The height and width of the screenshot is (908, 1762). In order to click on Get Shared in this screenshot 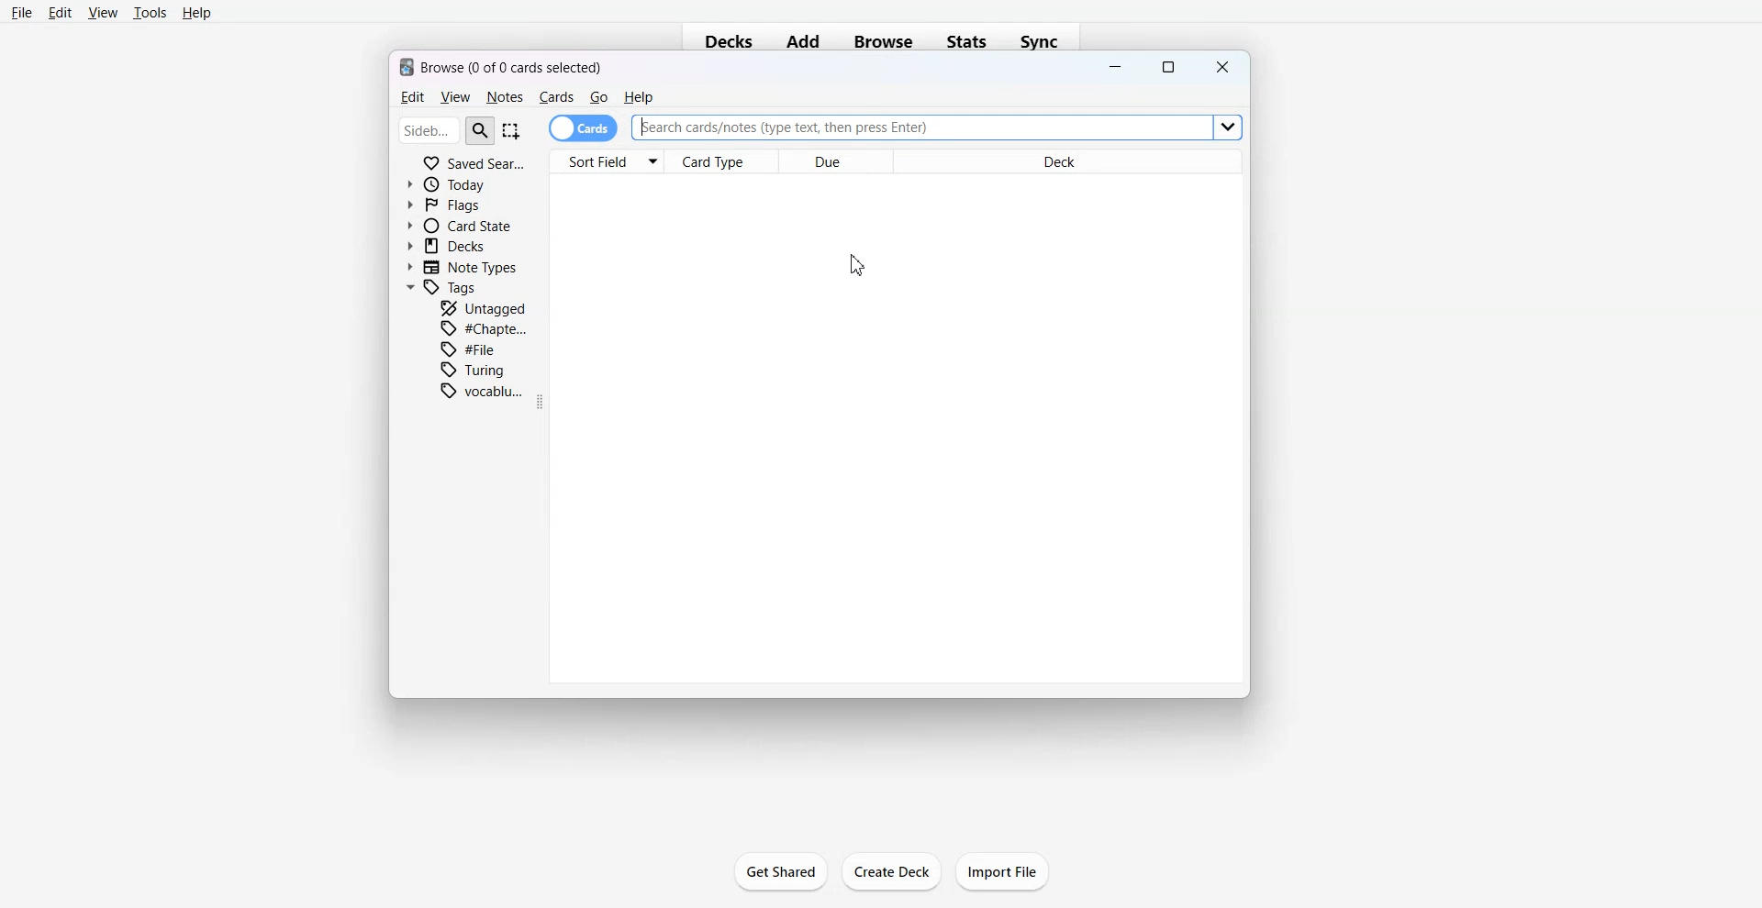, I will do `click(780, 871)`.